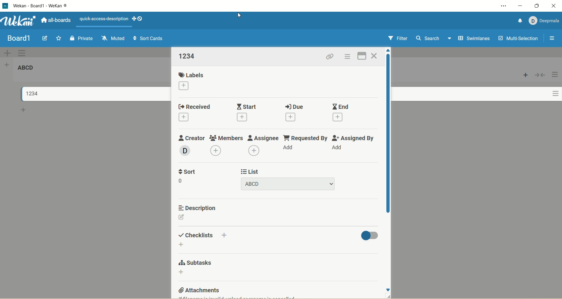 The width and height of the screenshot is (562, 299). I want to click on assigned by, so click(352, 138).